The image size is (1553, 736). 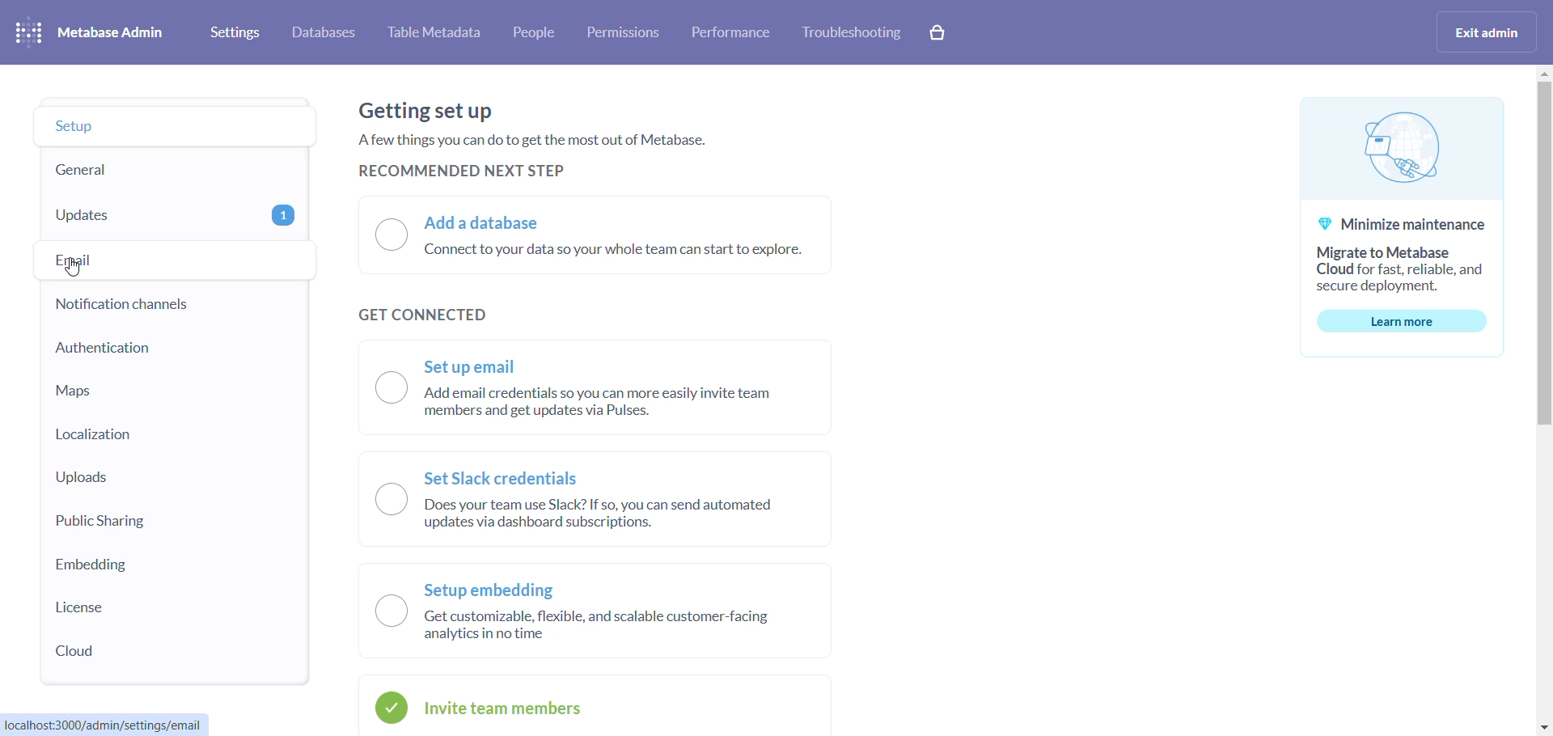 I want to click on public sharing, so click(x=143, y=525).